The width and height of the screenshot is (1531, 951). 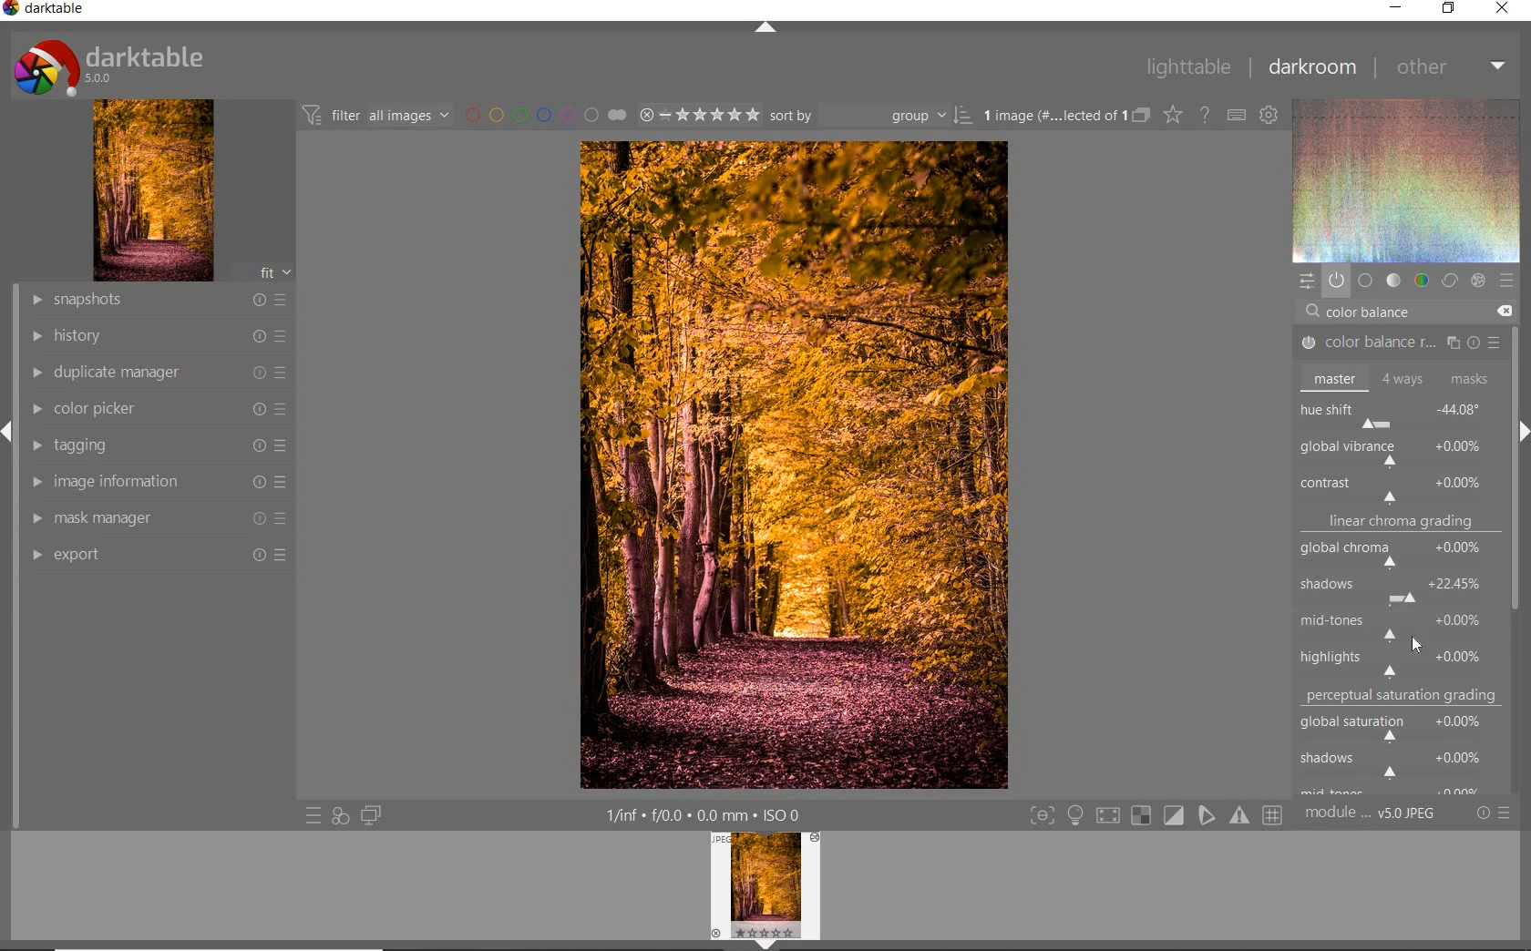 I want to click on wave form, so click(x=1405, y=180).